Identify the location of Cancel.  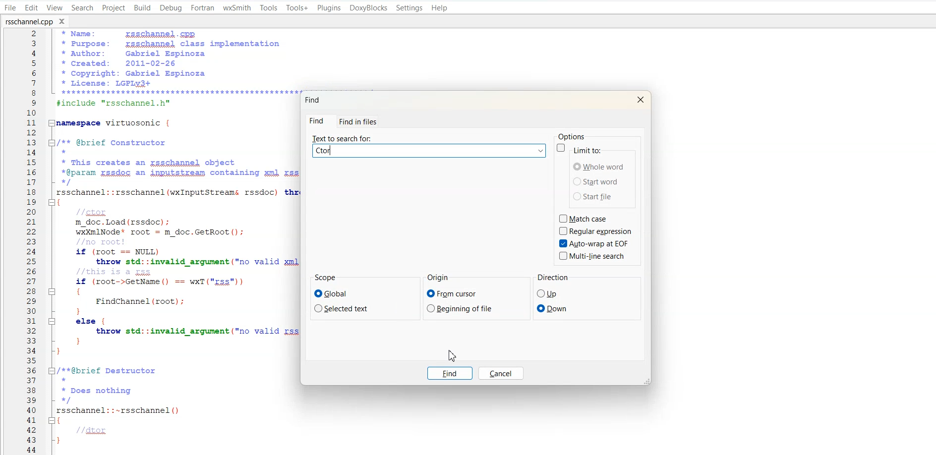
(501, 373).